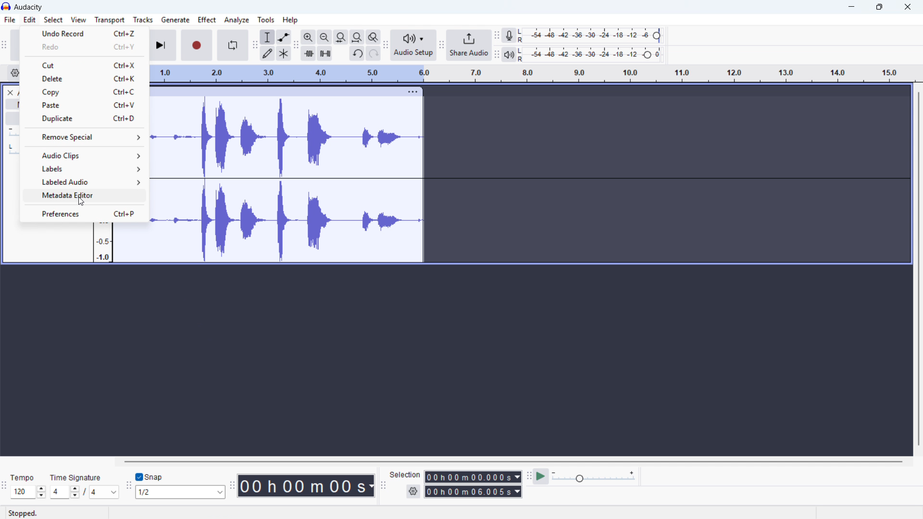  Describe the element at coordinates (442, 45) in the screenshot. I see `share audio toolbar` at that location.